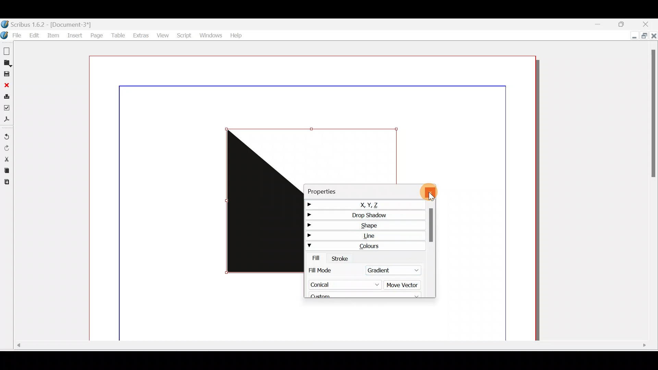 The image size is (658, 370). I want to click on Save as PDF, so click(8, 119).